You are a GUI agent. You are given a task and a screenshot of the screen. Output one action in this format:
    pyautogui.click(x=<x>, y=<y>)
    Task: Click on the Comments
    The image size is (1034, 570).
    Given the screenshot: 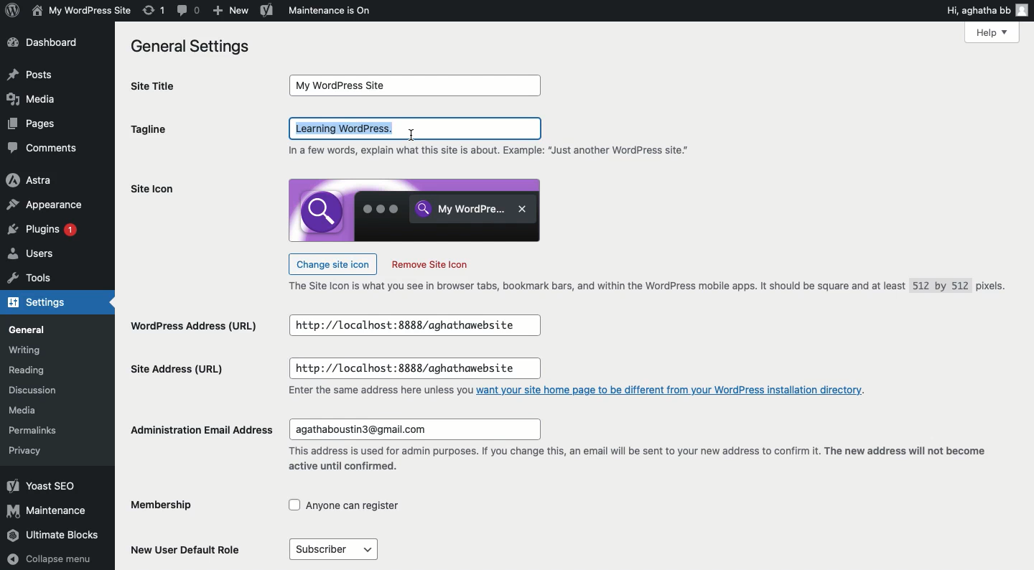 What is the action you would take?
    pyautogui.click(x=43, y=148)
    